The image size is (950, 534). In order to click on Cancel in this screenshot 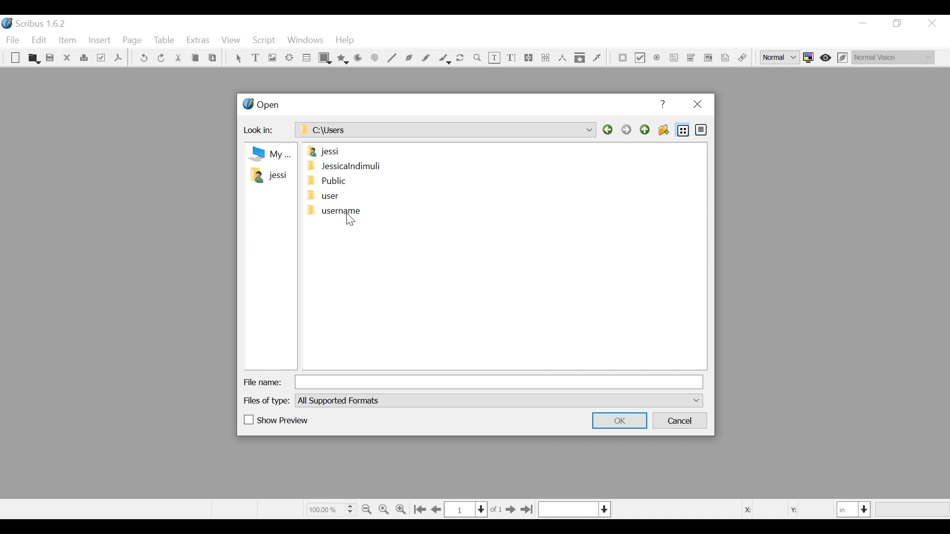, I will do `click(681, 421)`.